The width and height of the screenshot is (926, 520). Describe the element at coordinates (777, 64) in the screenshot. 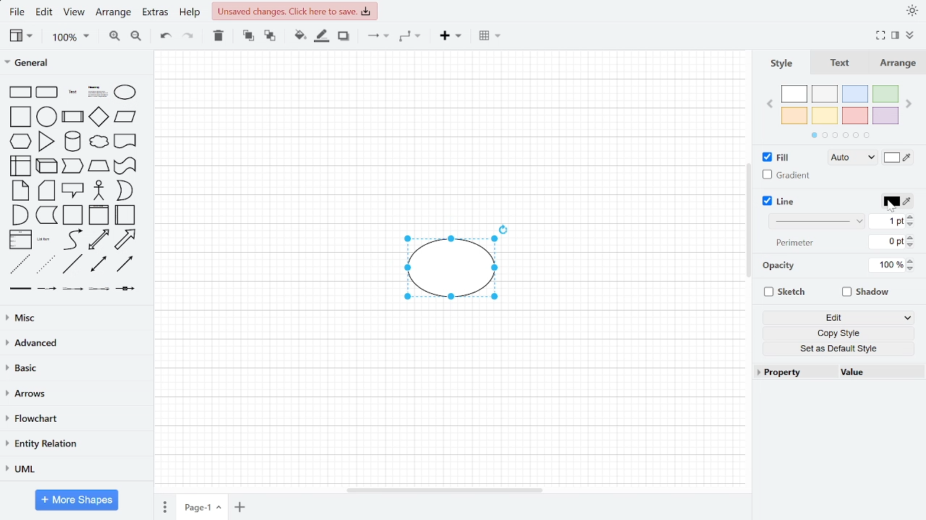

I see `Style` at that location.